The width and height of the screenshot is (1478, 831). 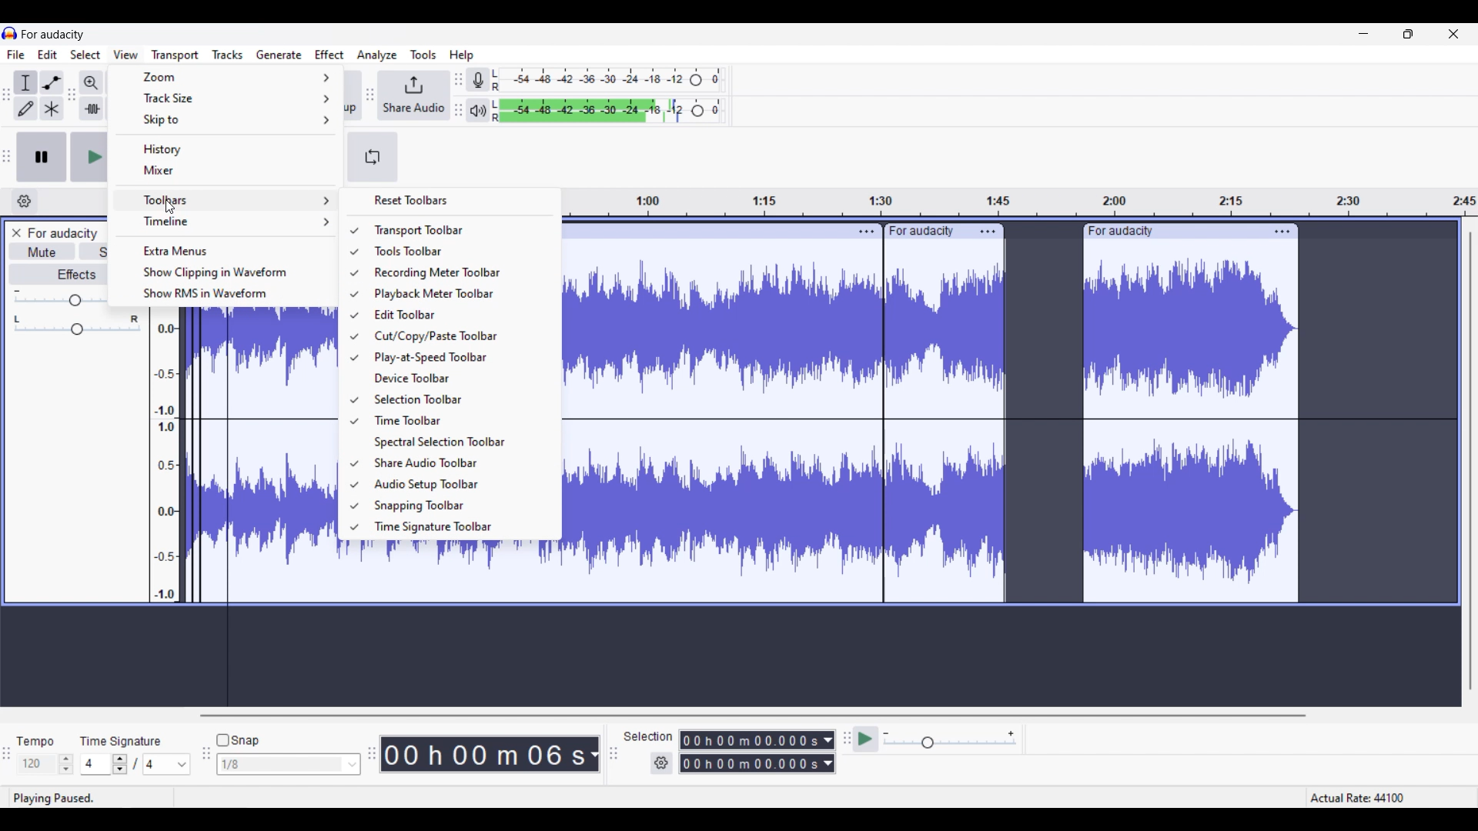 I want to click on Recording level, so click(x=607, y=80).